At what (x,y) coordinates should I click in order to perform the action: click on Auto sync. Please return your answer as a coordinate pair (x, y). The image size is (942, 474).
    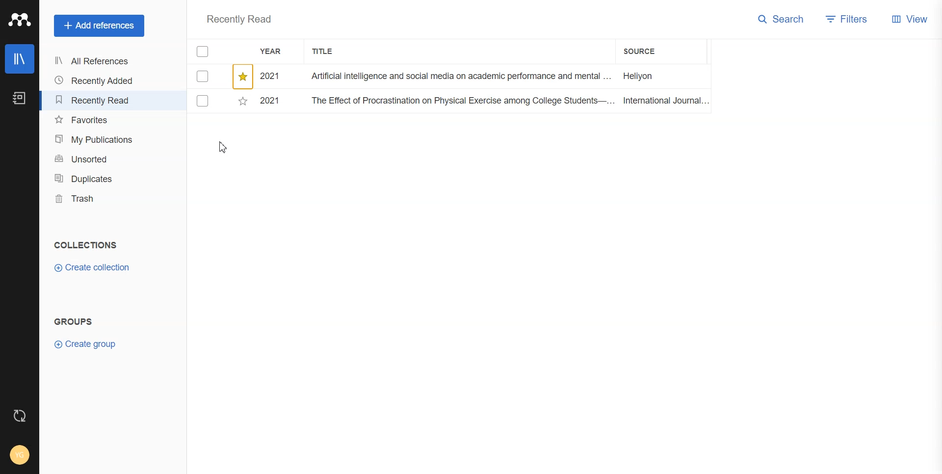
    Looking at the image, I should click on (20, 416).